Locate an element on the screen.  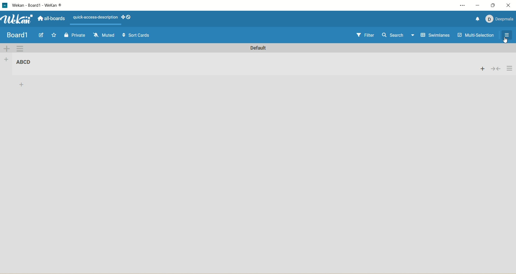
add is located at coordinates (483, 69).